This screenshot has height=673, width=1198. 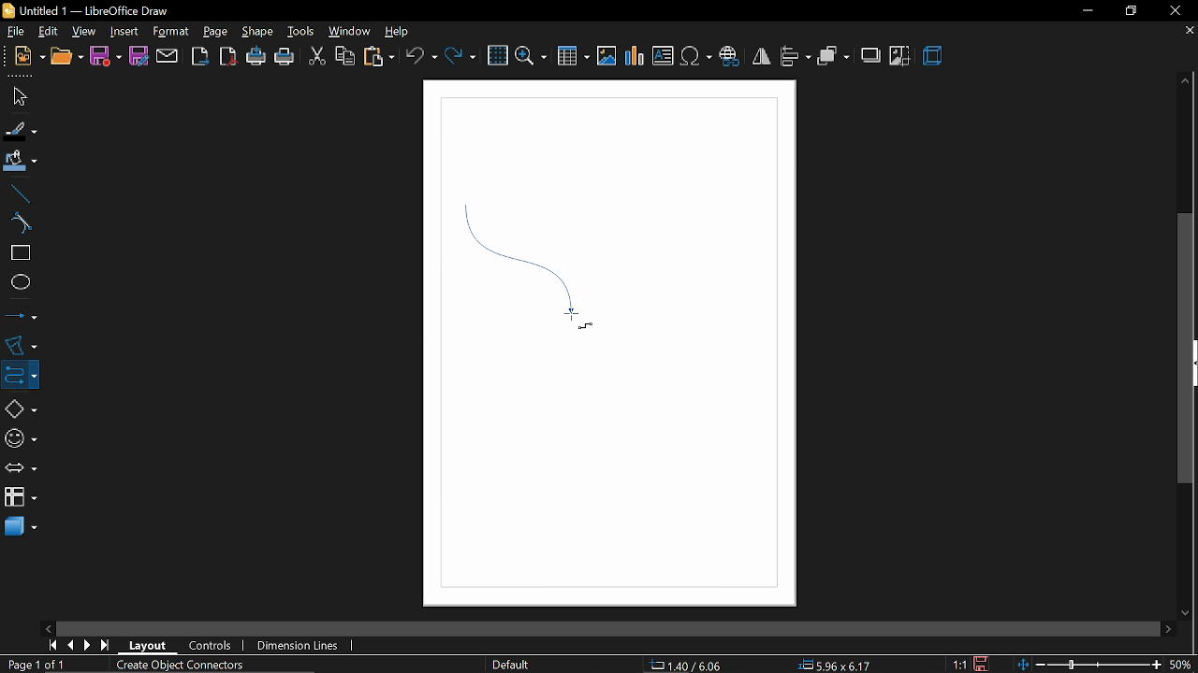 I want to click on page, so click(x=215, y=29).